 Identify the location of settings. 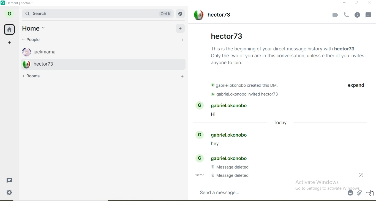
(13, 194).